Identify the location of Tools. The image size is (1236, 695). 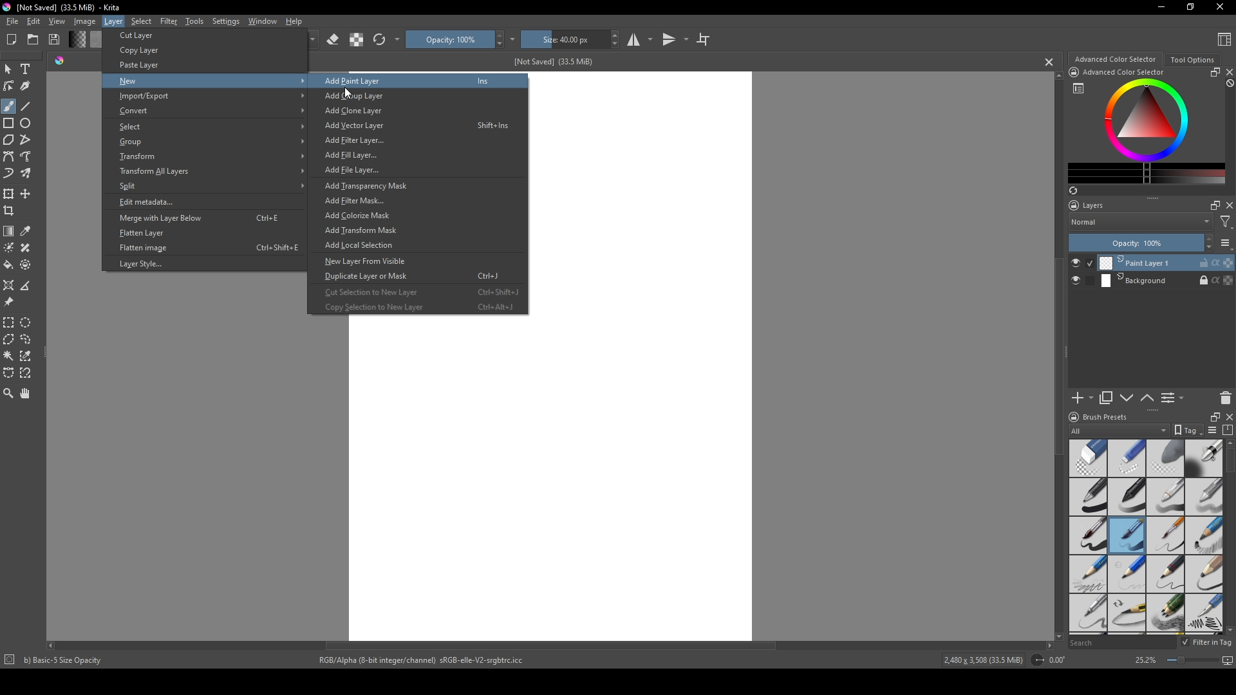
(194, 21).